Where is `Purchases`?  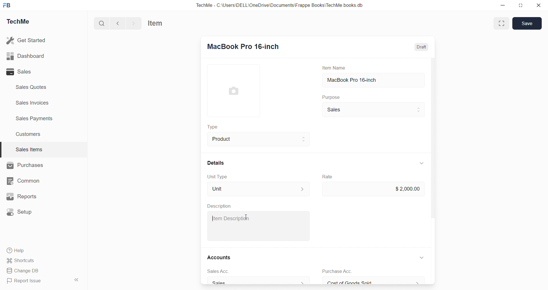
Purchases is located at coordinates (25, 166).